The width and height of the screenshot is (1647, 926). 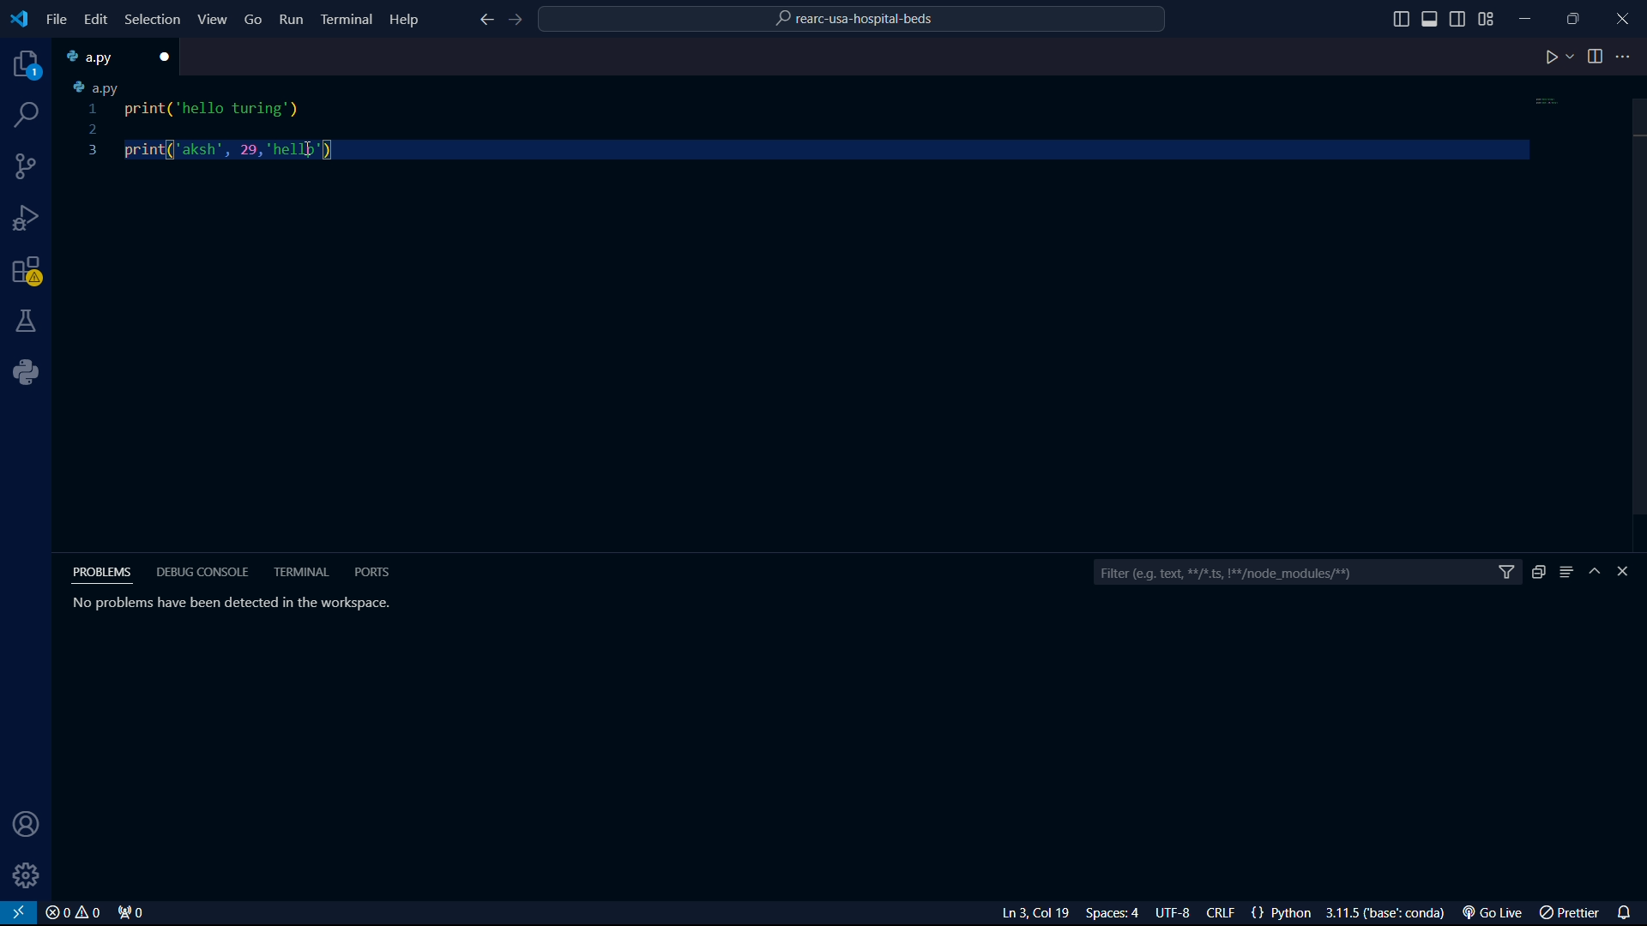 What do you see at coordinates (27, 166) in the screenshot?
I see `connections` at bounding box center [27, 166].